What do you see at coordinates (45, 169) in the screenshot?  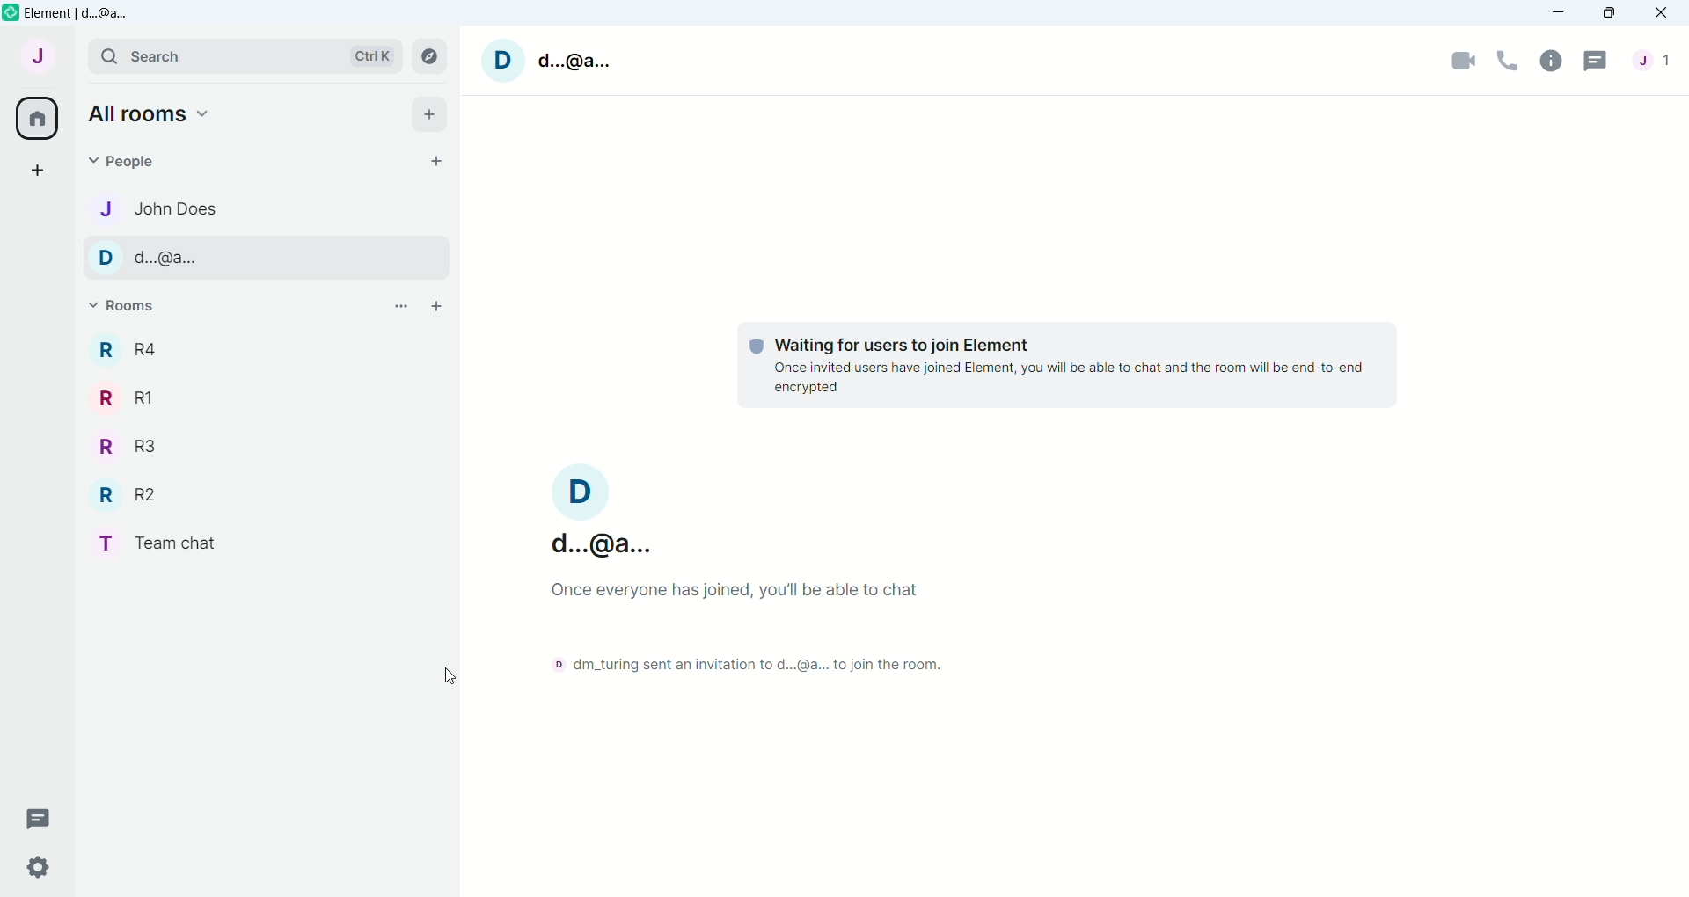 I see `Create a space` at bounding box center [45, 169].